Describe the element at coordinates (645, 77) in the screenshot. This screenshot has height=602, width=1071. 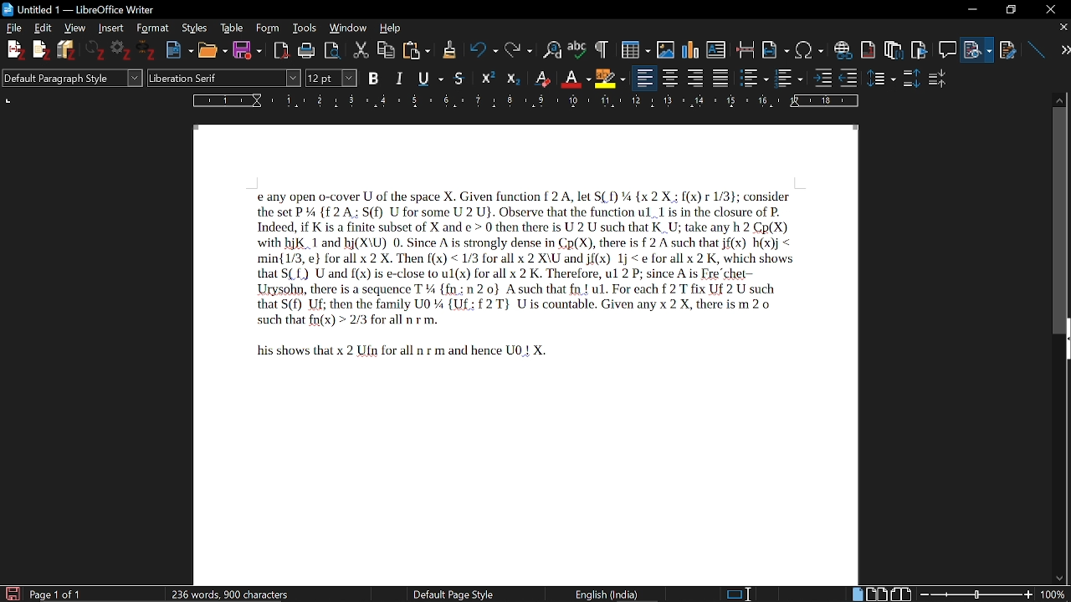
I see `align left` at that location.